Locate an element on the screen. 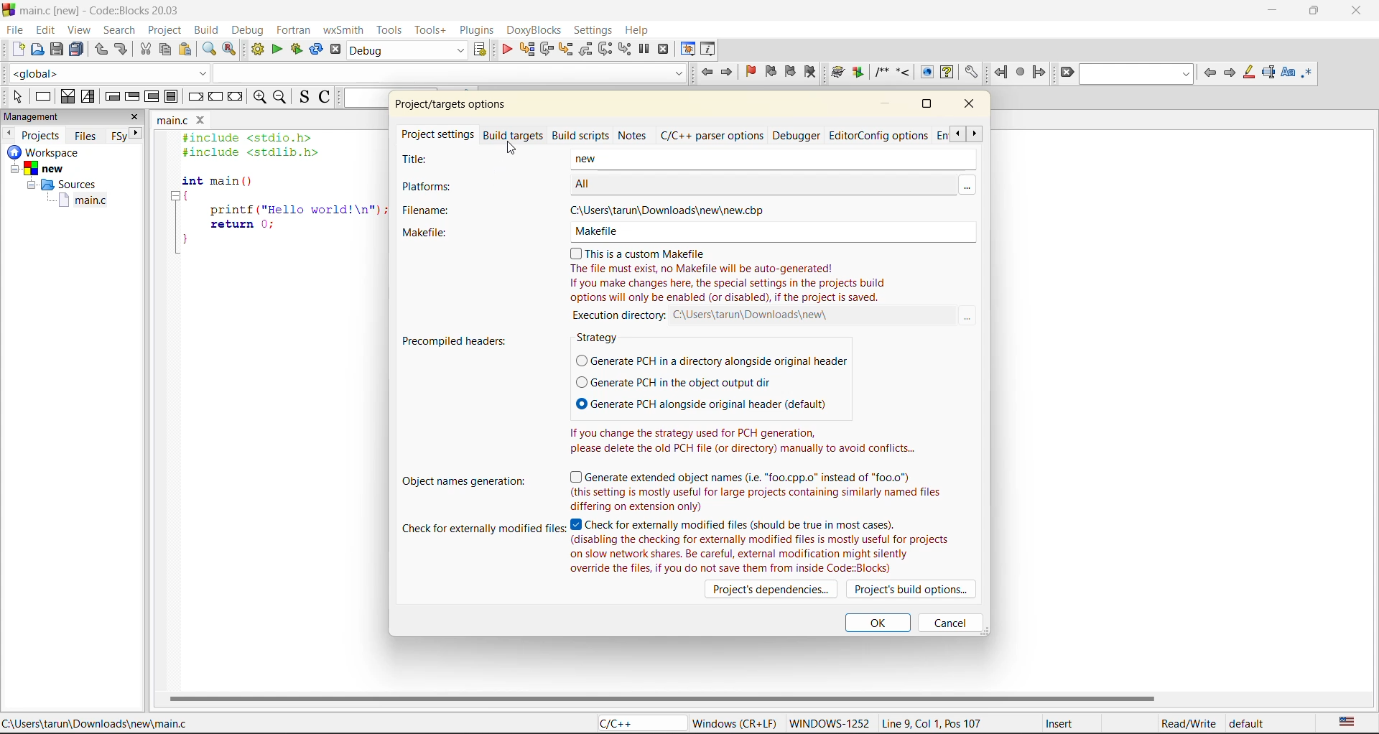 This screenshot has width=1379, height=734. counting loop is located at coordinates (153, 96).